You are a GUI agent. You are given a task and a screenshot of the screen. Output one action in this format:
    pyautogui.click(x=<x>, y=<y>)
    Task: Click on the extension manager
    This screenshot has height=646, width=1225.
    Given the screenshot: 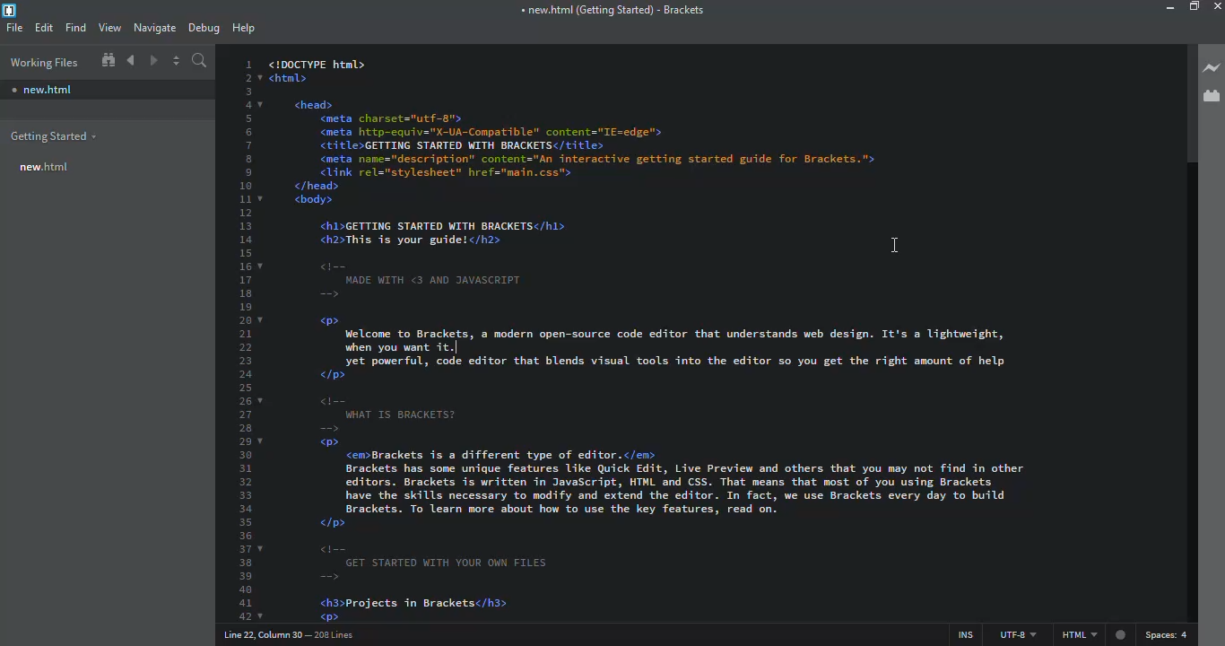 What is the action you would take?
    pyautogui.click(x=1212, y=95)
    